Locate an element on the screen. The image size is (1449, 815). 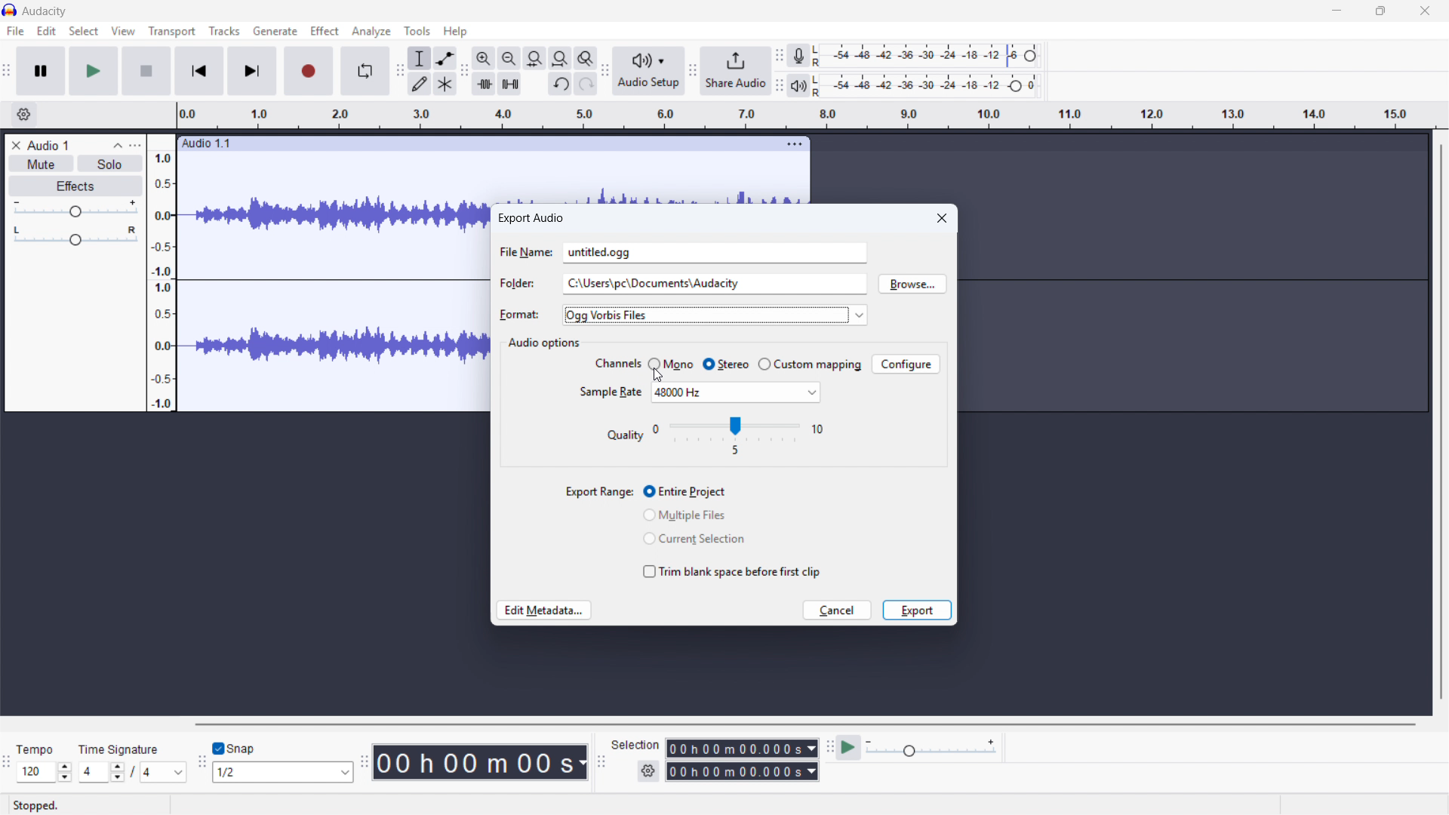
playback metre toolbar  is located at coordinates (780, 85).